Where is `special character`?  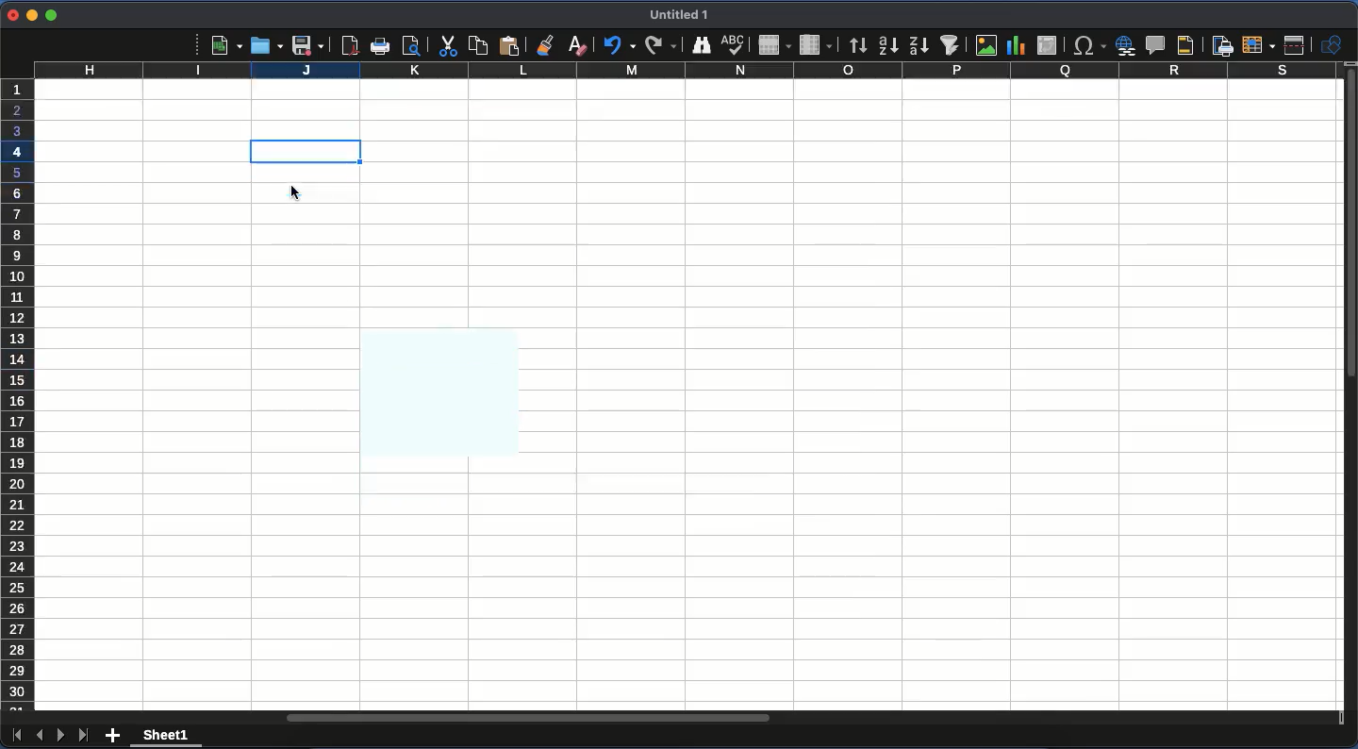
special character is located at coordinates (1085, 45).